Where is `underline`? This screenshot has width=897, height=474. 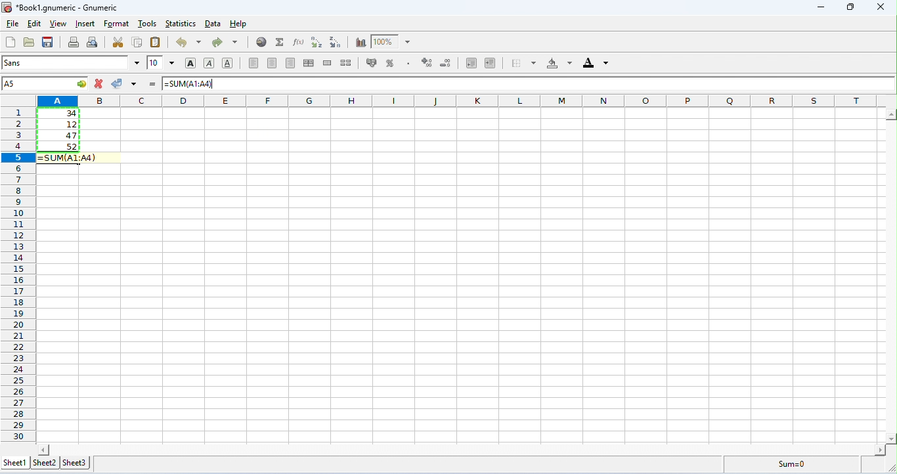
underline is located at coordinates (227, 62).